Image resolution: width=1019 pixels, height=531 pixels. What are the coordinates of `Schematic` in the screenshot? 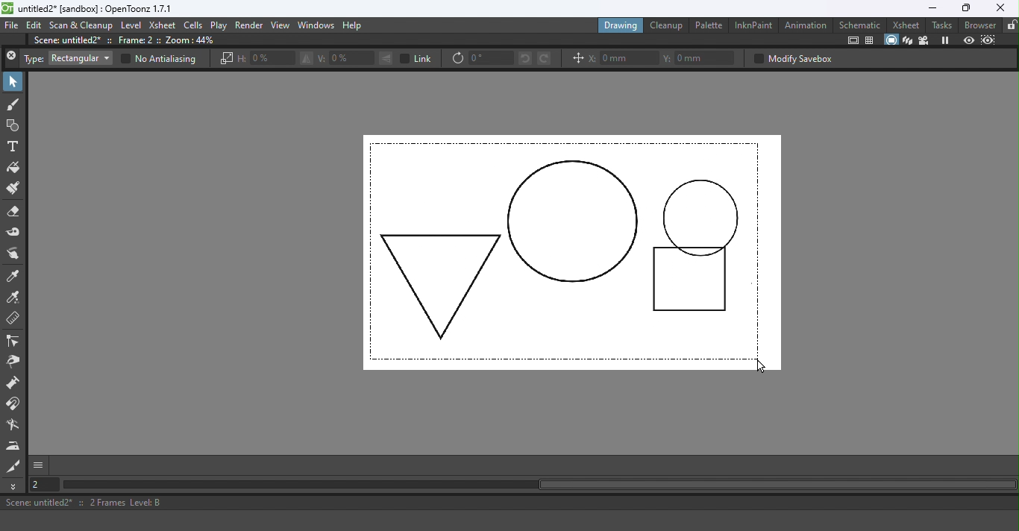 It's located at (861, 24).